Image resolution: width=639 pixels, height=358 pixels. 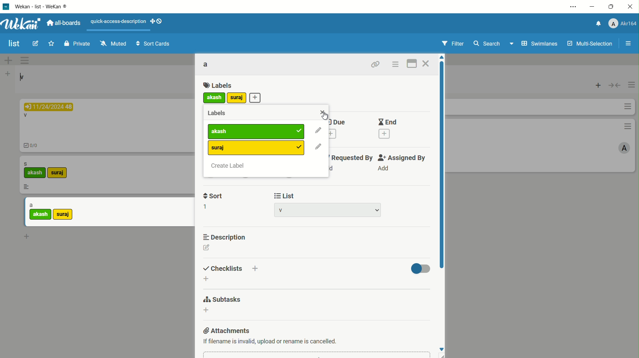 What do you see at coordinates (214, 195) in the screenshot?
I see `sort` at bounding box center [214, 195].